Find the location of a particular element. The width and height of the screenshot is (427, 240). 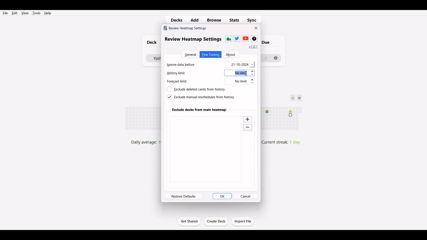

daily average is located at coordinates (142, 142).